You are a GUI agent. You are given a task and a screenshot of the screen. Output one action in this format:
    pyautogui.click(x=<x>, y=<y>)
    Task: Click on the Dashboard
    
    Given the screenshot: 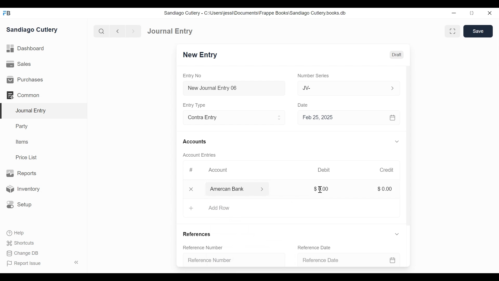 What is the action you would take?
    pyautogui.click(x=26, y=49)
    